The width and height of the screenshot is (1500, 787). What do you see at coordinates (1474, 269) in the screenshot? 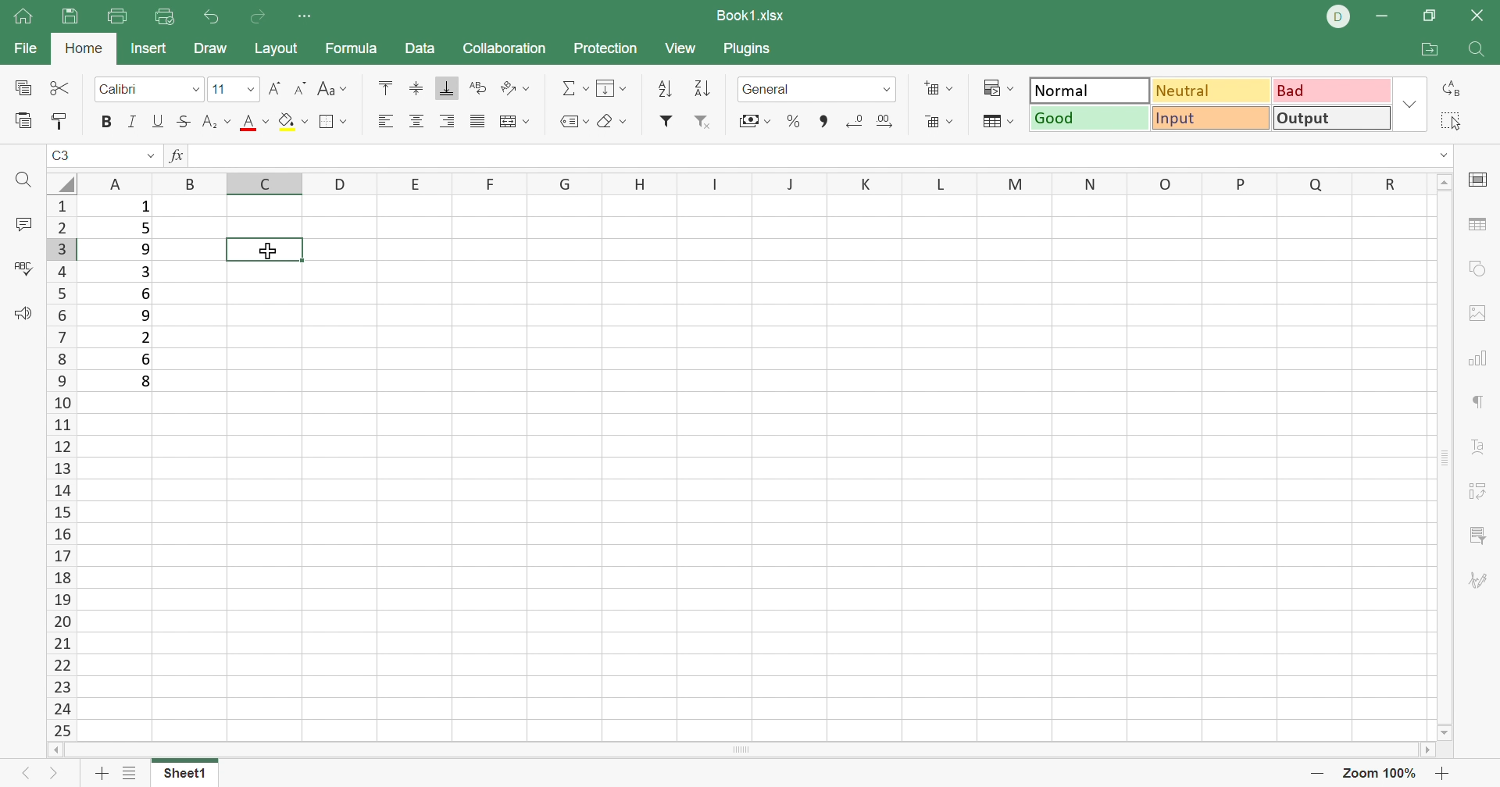
I see `Shape settings` at bounding box center [1474, 269].